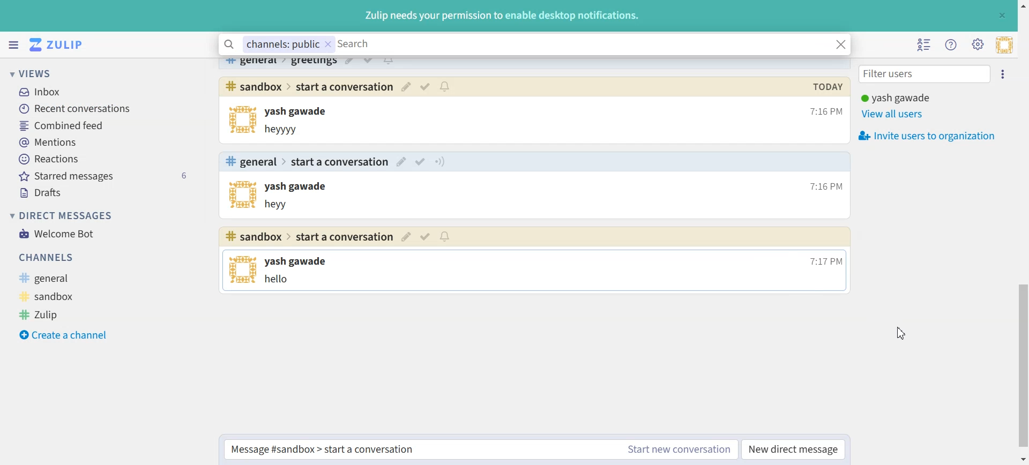 The height and width of the screenshot is (465, 1029). What do you see at coordinates (1001, 15) in the screenshot?
I see `Close` at bounding box center [1001, 15].